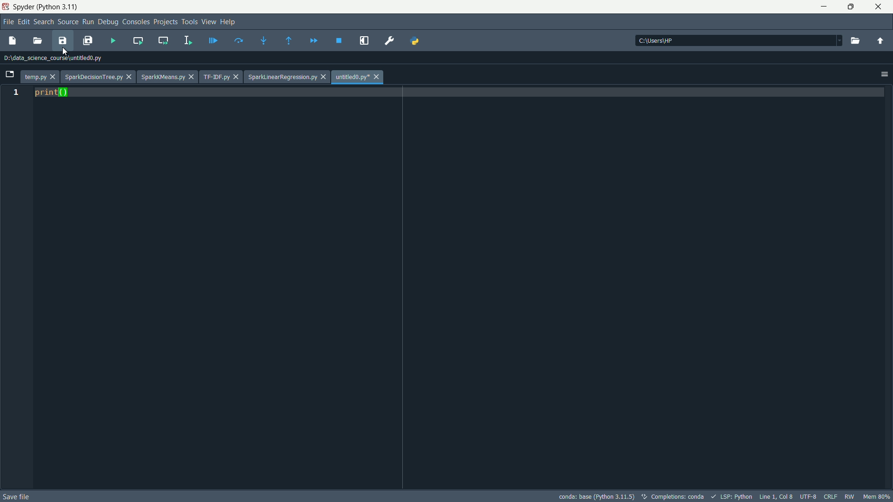 The width and height of the screenshot is (893, 502). I want to click on Projects, so click(165, 23).